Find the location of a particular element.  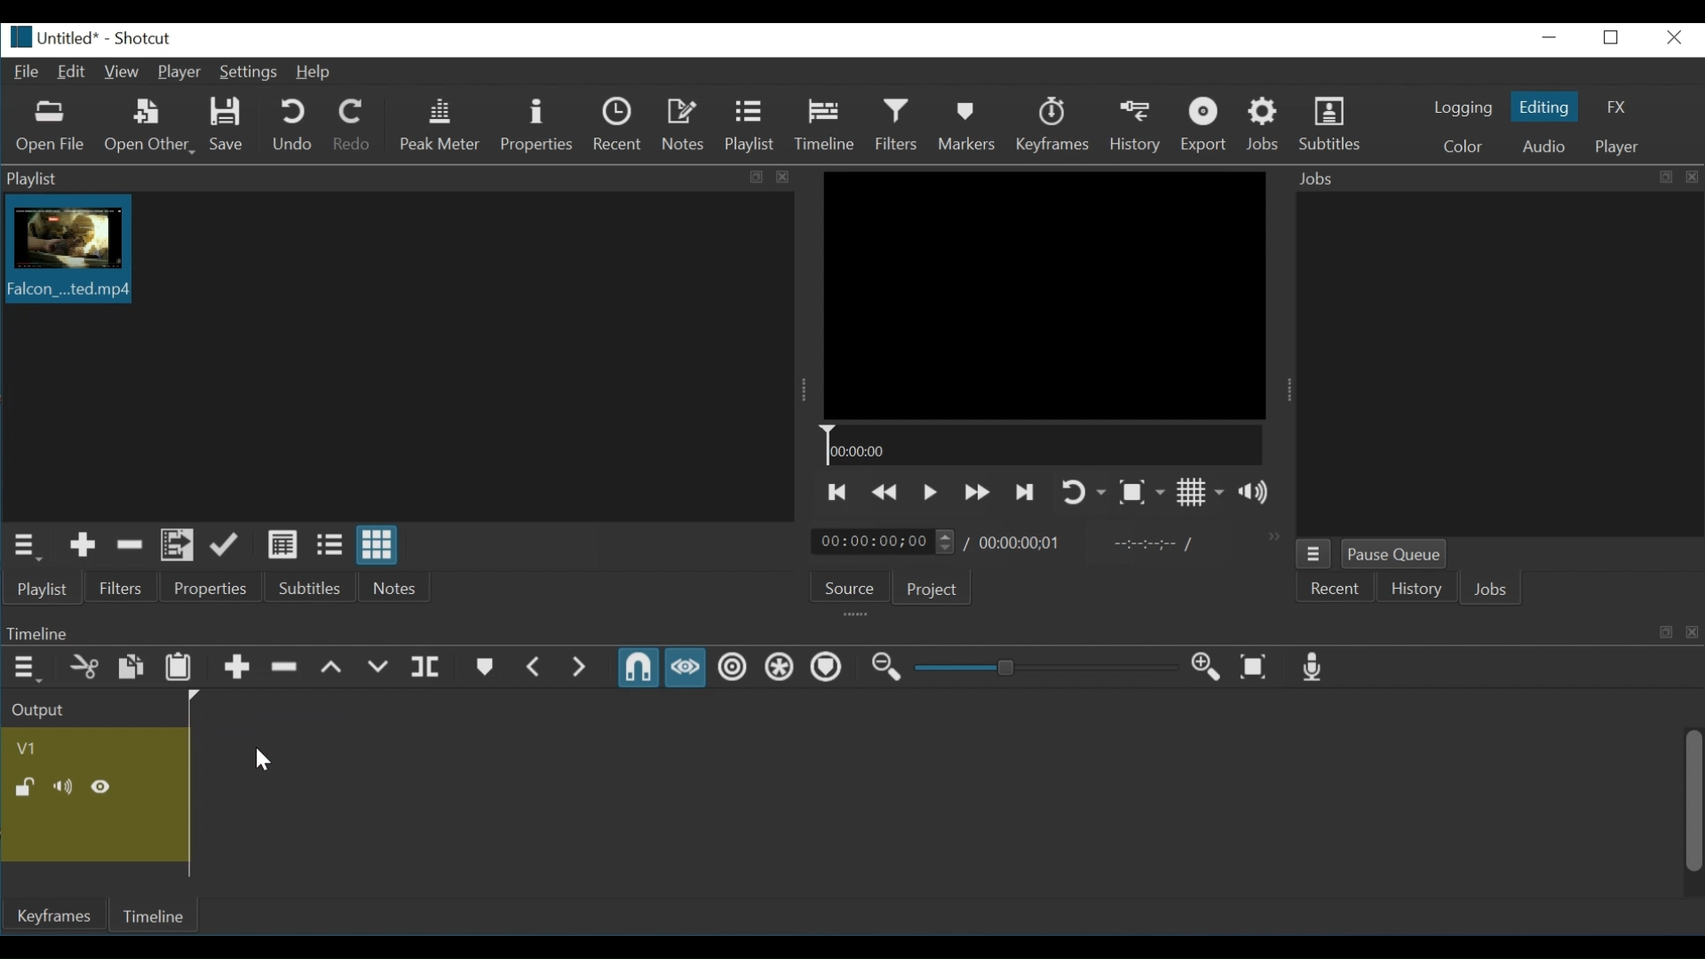

Jobs is located at coordinates (1490, 590).